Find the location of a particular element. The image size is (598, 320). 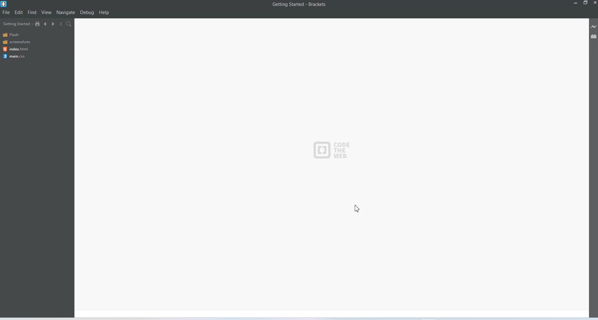

Navigate is located at coordinates (66, 13).